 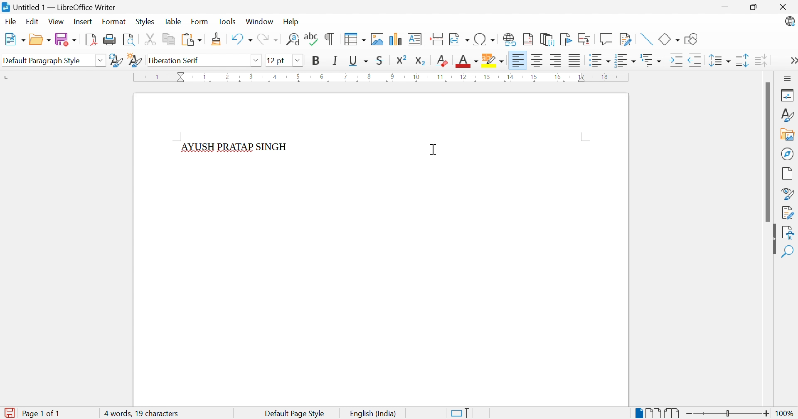 I want to click on Export as PDF, so click(x=90, y=40).